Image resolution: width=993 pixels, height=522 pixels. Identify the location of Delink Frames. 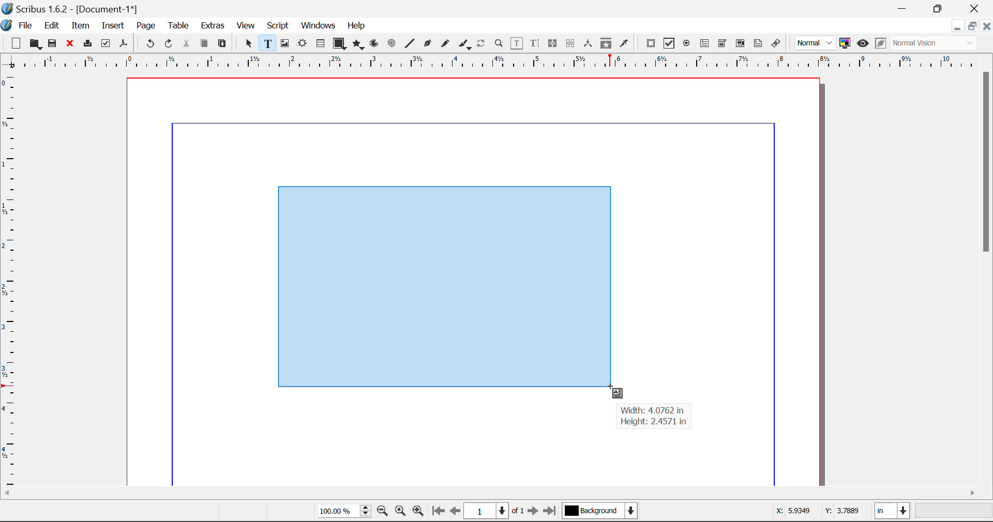
(571, 43).